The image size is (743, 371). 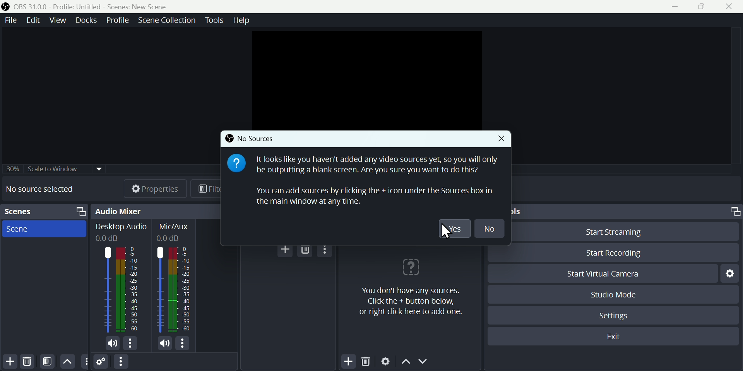 I want to click on Add, so click(x=286, y=250).